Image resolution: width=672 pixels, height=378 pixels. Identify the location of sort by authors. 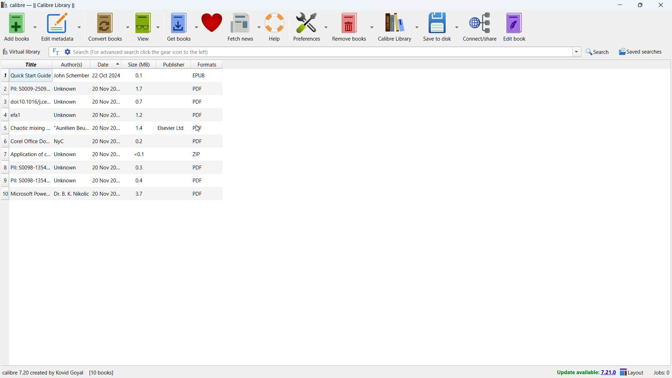
(72, 64).